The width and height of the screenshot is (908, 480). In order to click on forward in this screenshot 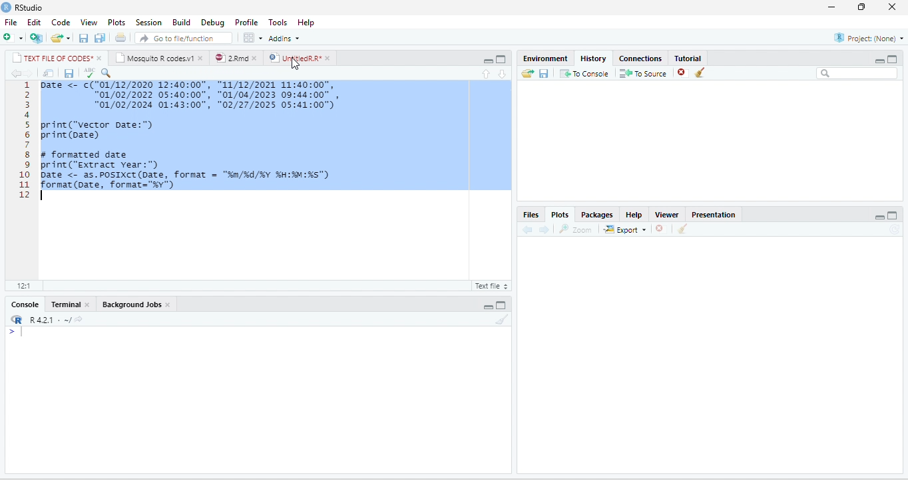, I will do `click(29, 73)`.